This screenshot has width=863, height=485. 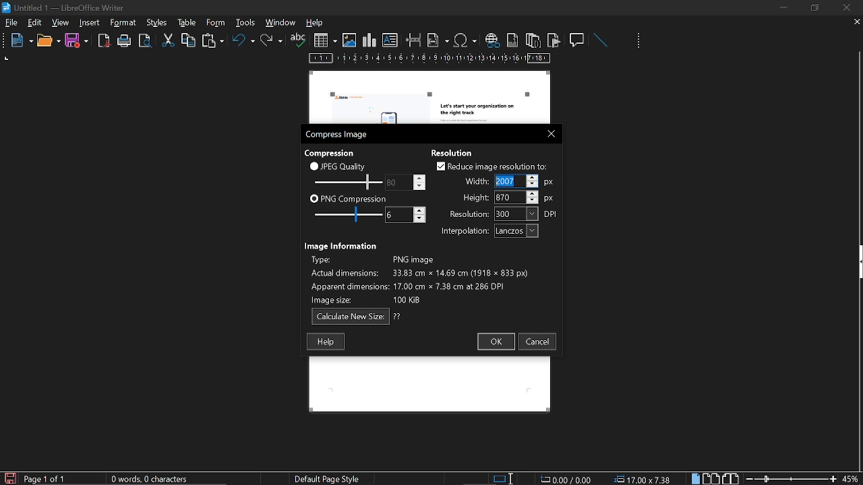 I want to click on change zoom, so click(x=791, y=478).